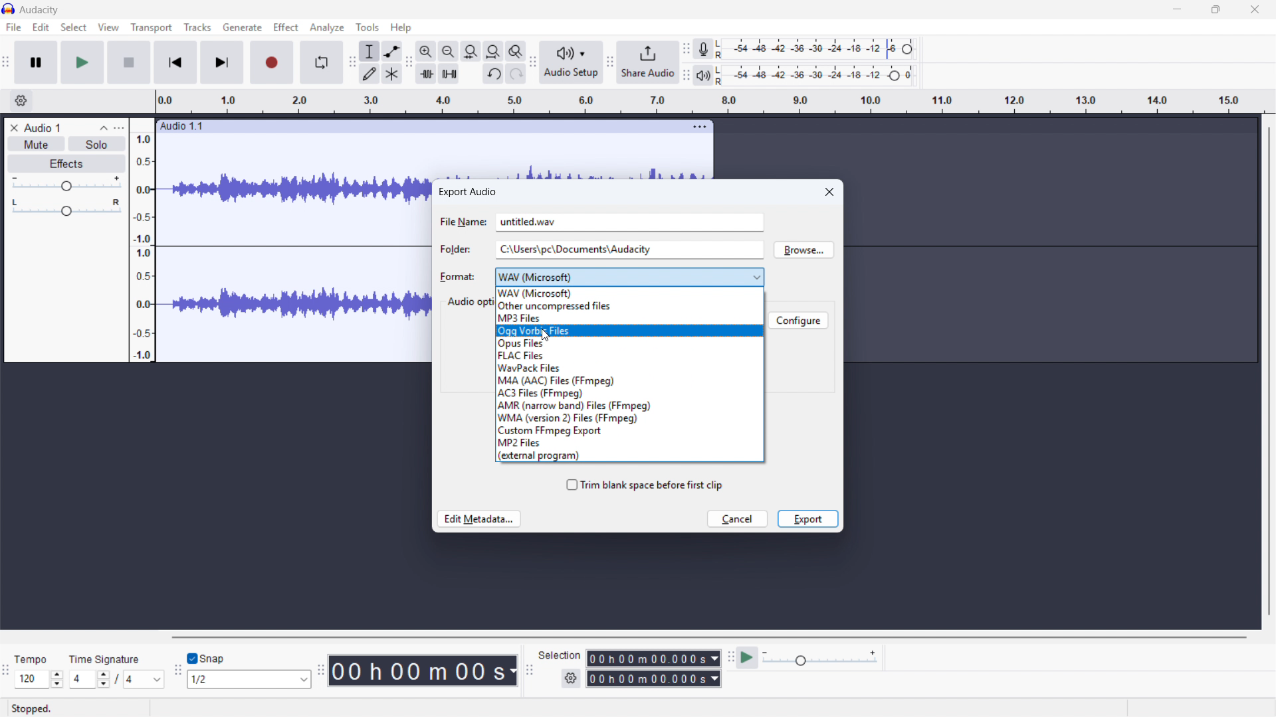 Image resolution: width=1276 pixels, height=717 pixels. Describe the element at coordinates (653, 678) in the screenshot. I see `Selection end time ` at that location.